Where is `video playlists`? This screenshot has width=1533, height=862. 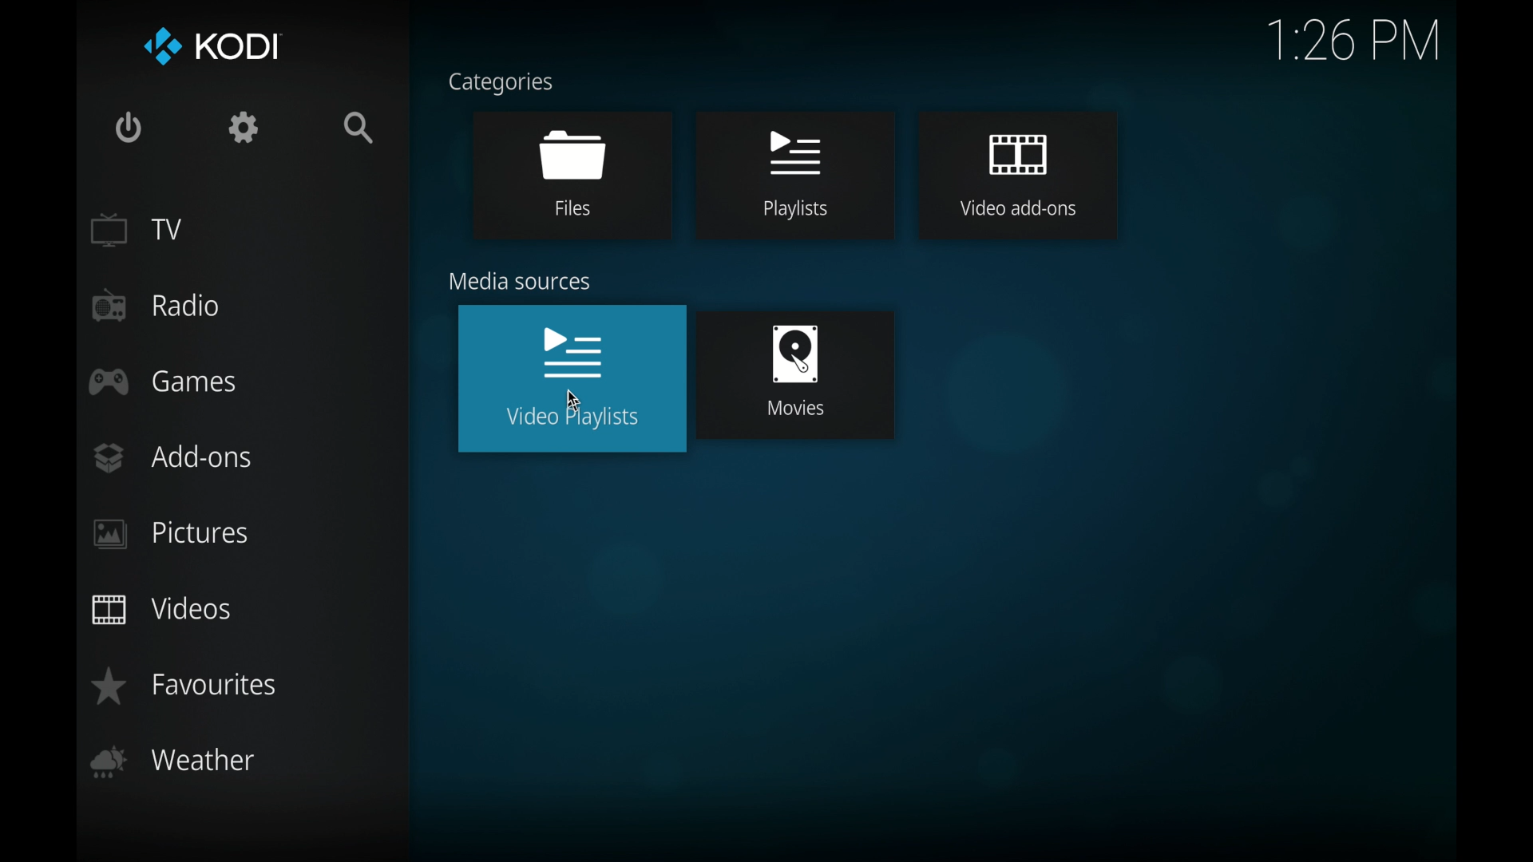
video playlists is located at coordinates (571, 376).